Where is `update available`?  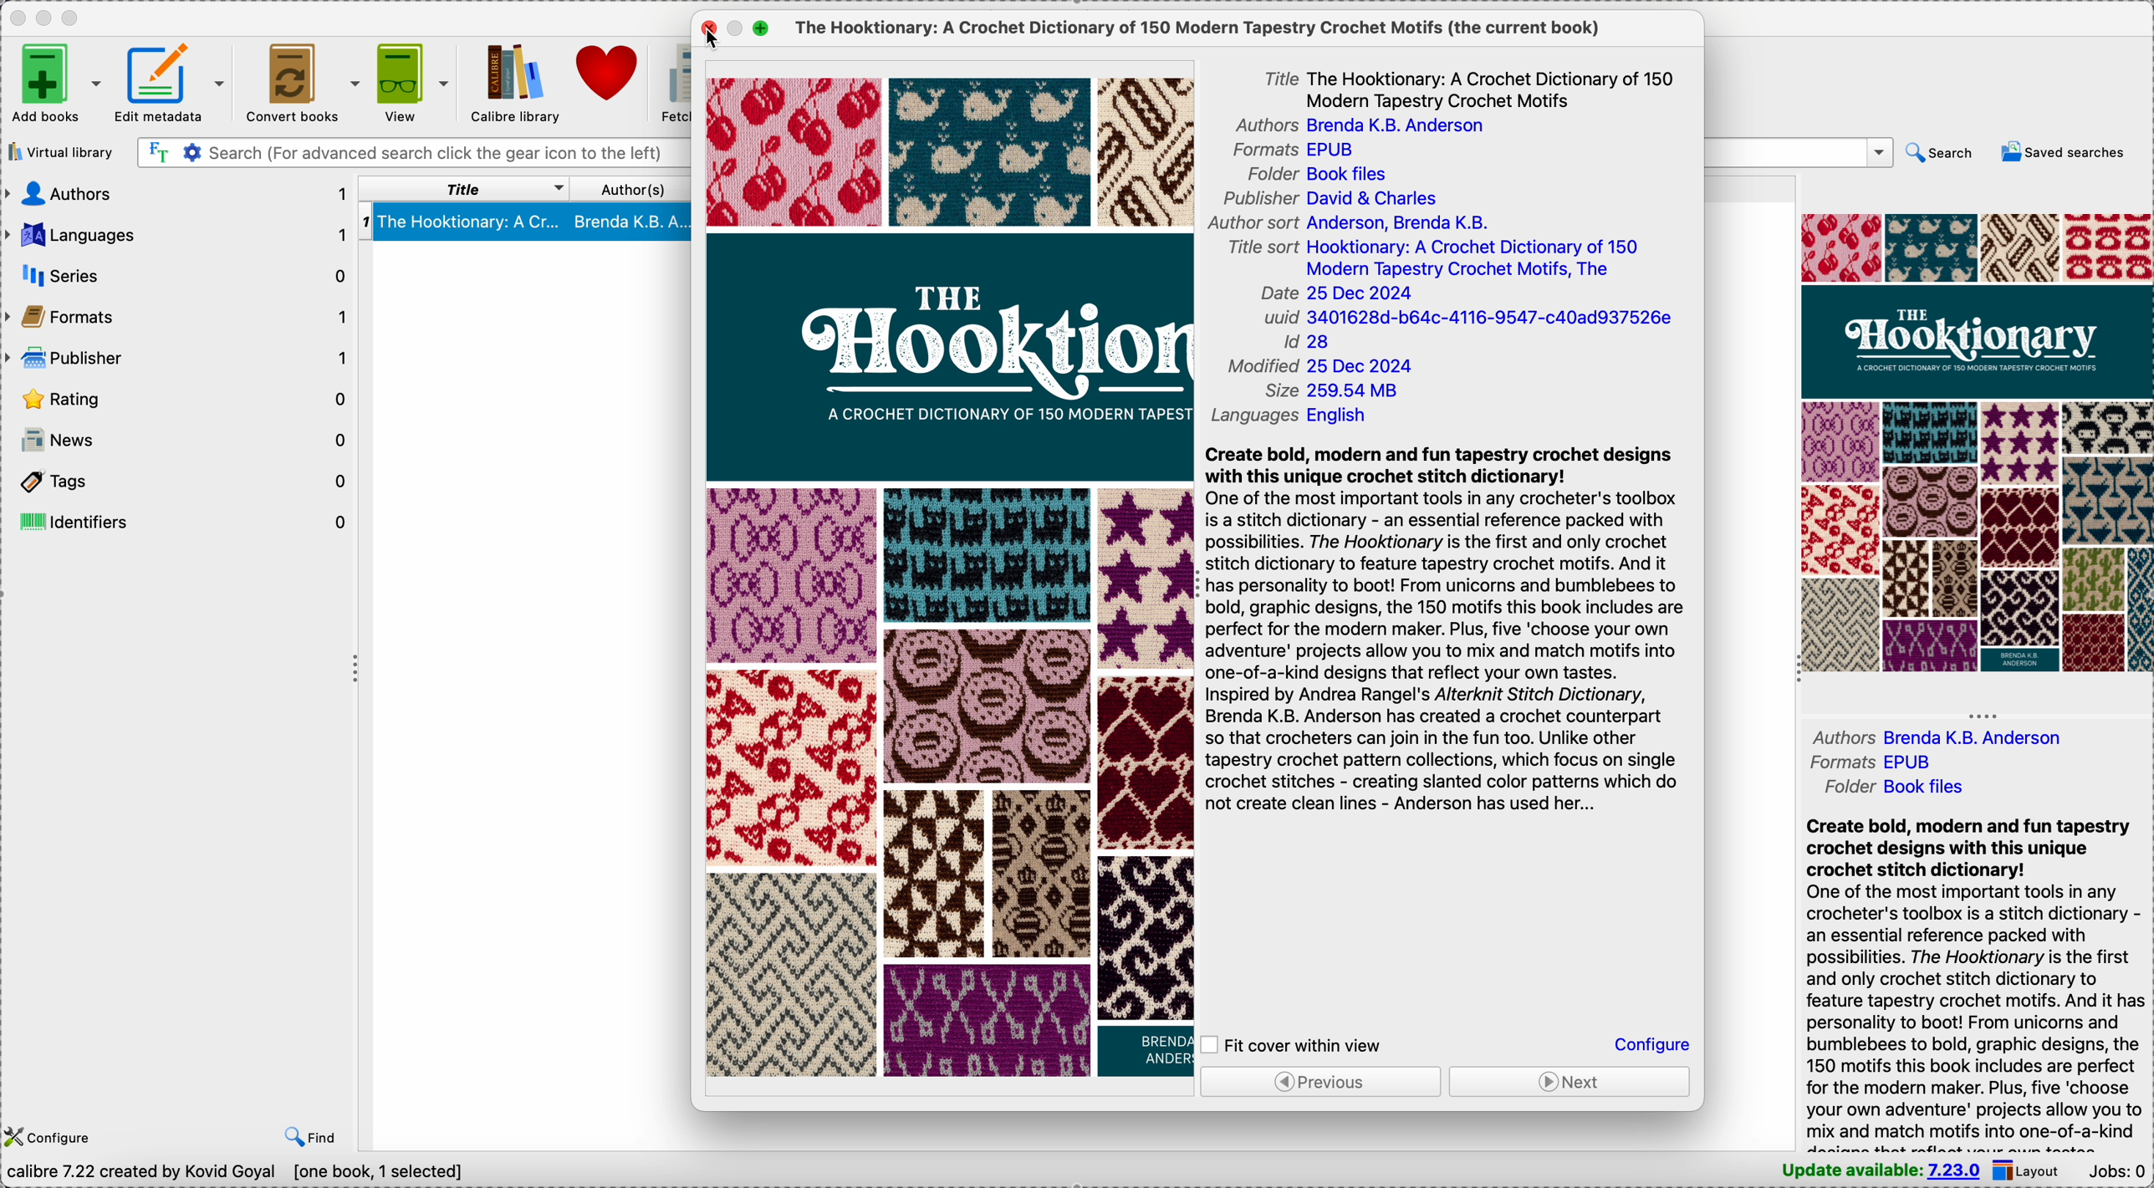
update available is located at coordinates (1876, 1173).